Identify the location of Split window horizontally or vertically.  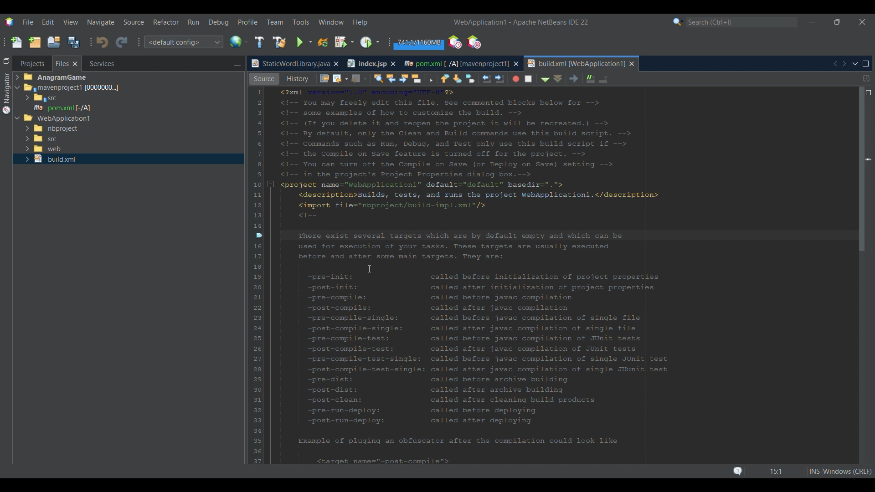
(866, 78).